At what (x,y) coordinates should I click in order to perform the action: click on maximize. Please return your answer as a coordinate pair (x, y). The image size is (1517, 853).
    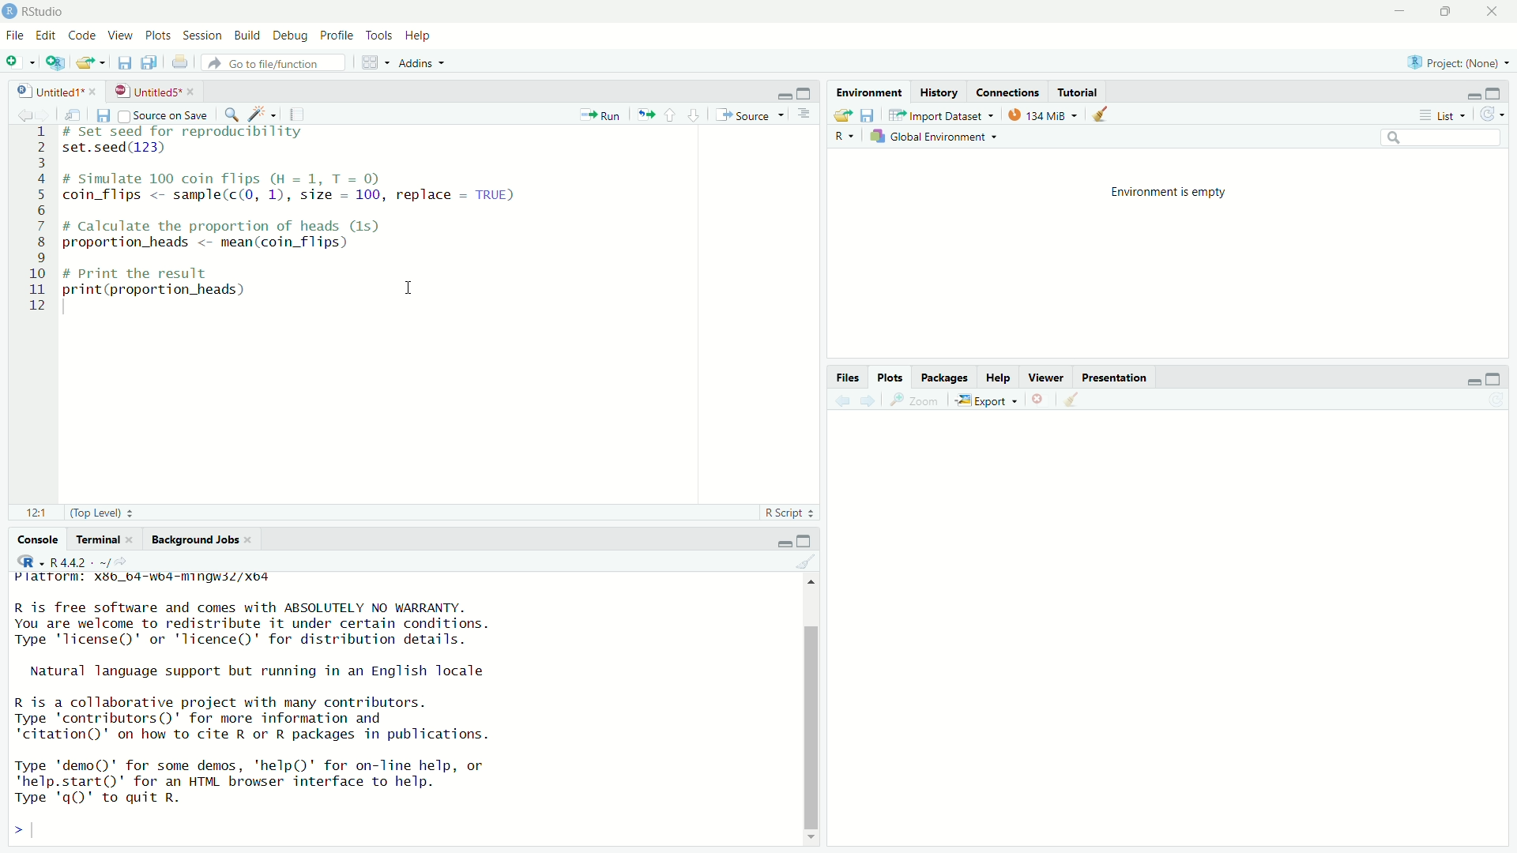
    Looking at the image, I should click on (1501, 89).